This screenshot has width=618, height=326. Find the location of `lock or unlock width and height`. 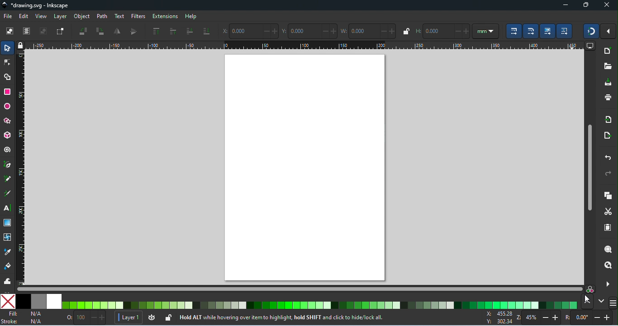

lock or unlock width and height is located at coordinates (405, 31).